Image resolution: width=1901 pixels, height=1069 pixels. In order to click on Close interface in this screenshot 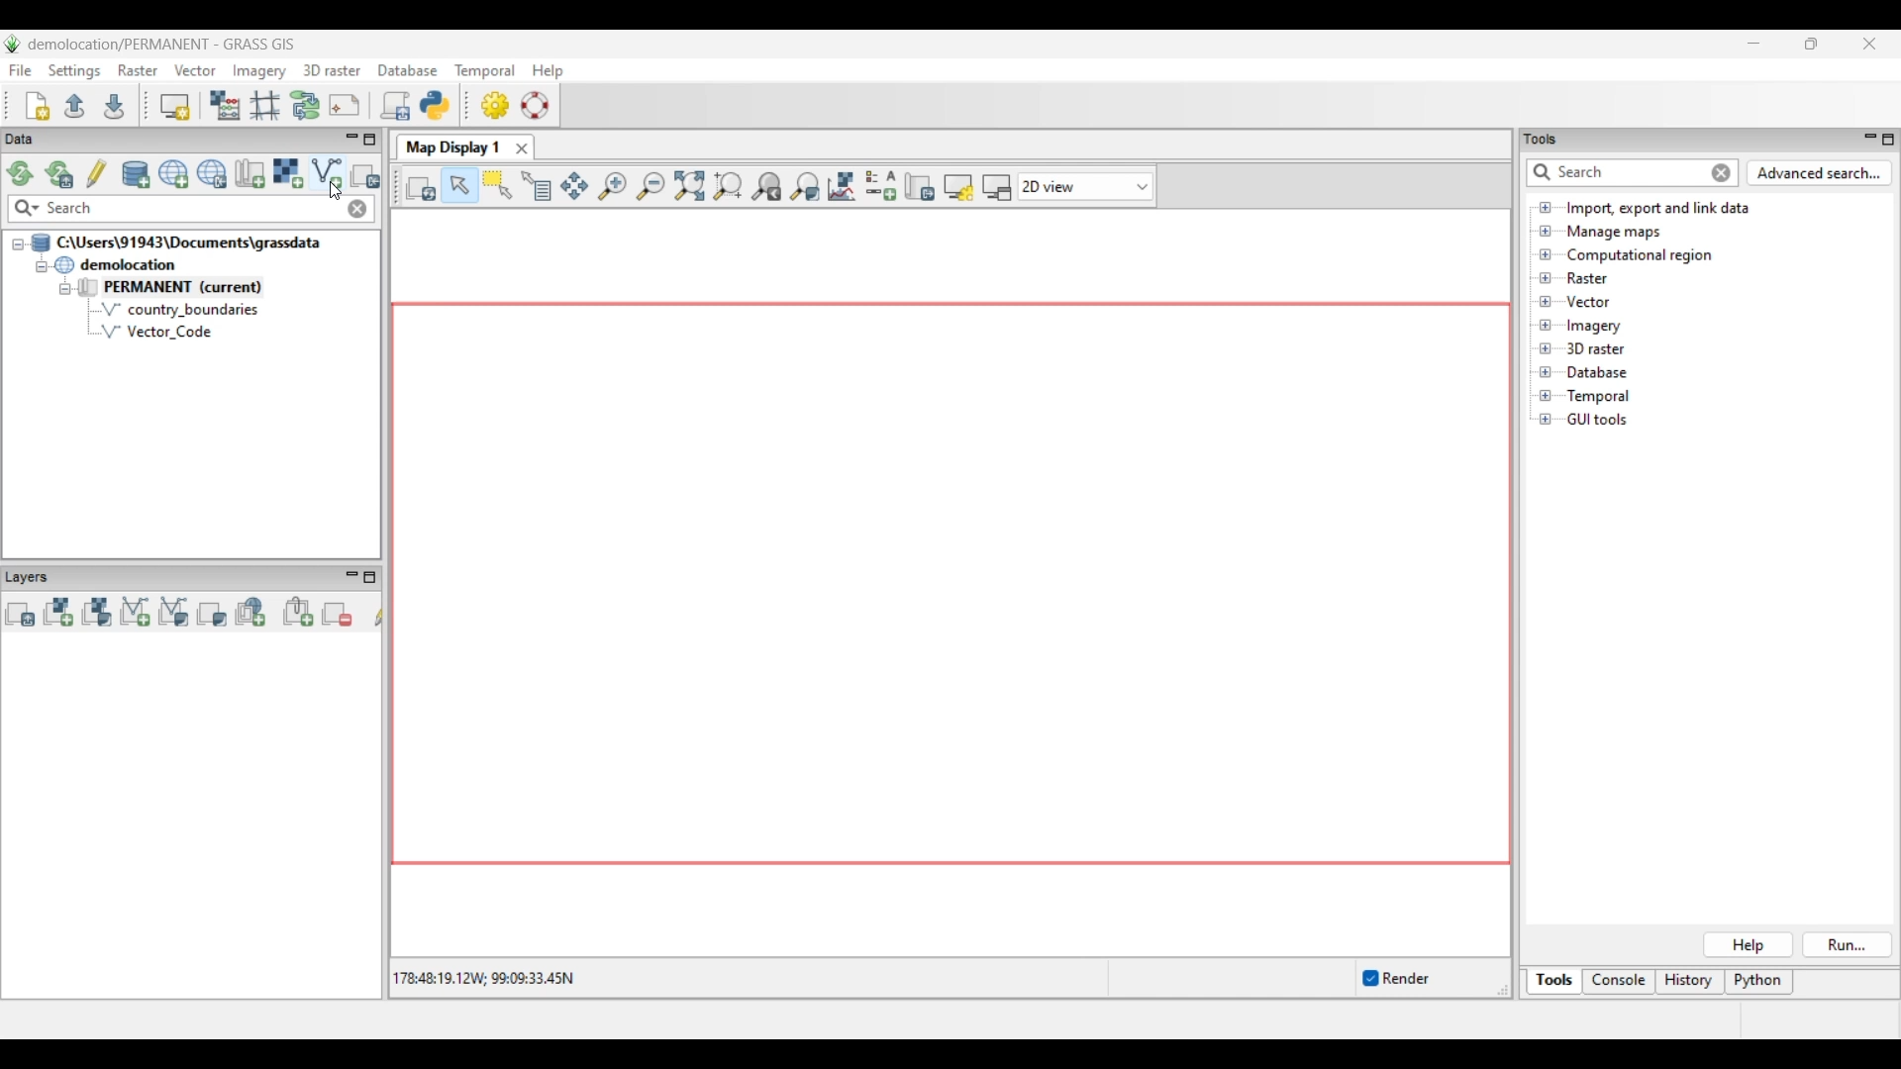, I will do `click(1868, 44)`.